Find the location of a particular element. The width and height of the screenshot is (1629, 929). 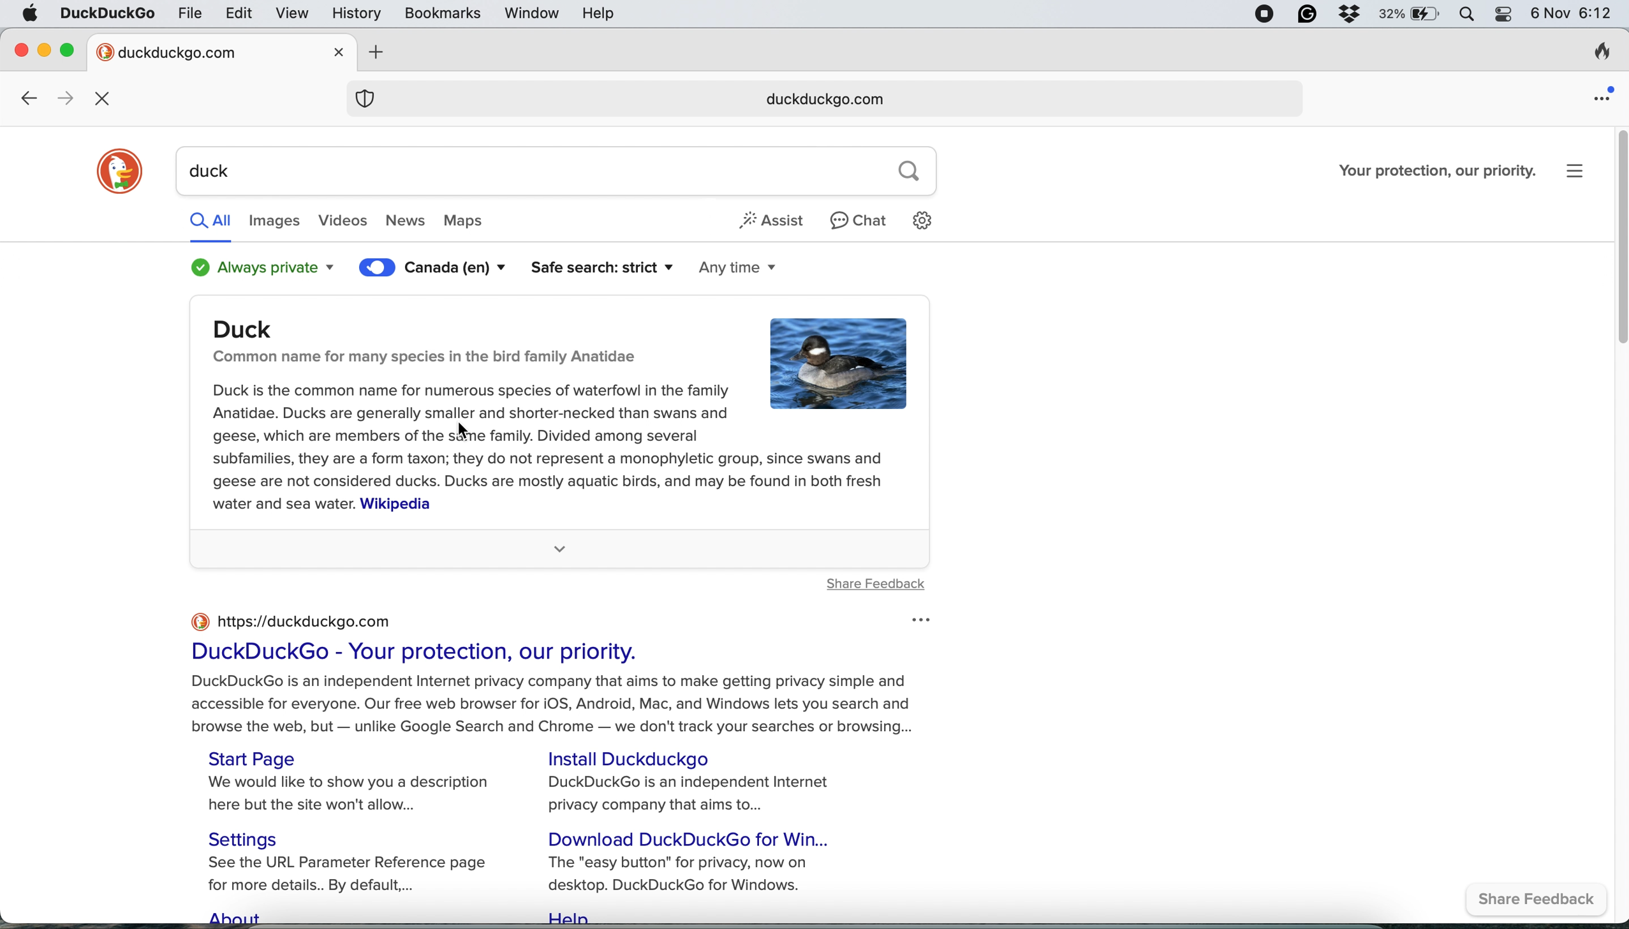

duckduckgo is located at coordinates (107, 15).